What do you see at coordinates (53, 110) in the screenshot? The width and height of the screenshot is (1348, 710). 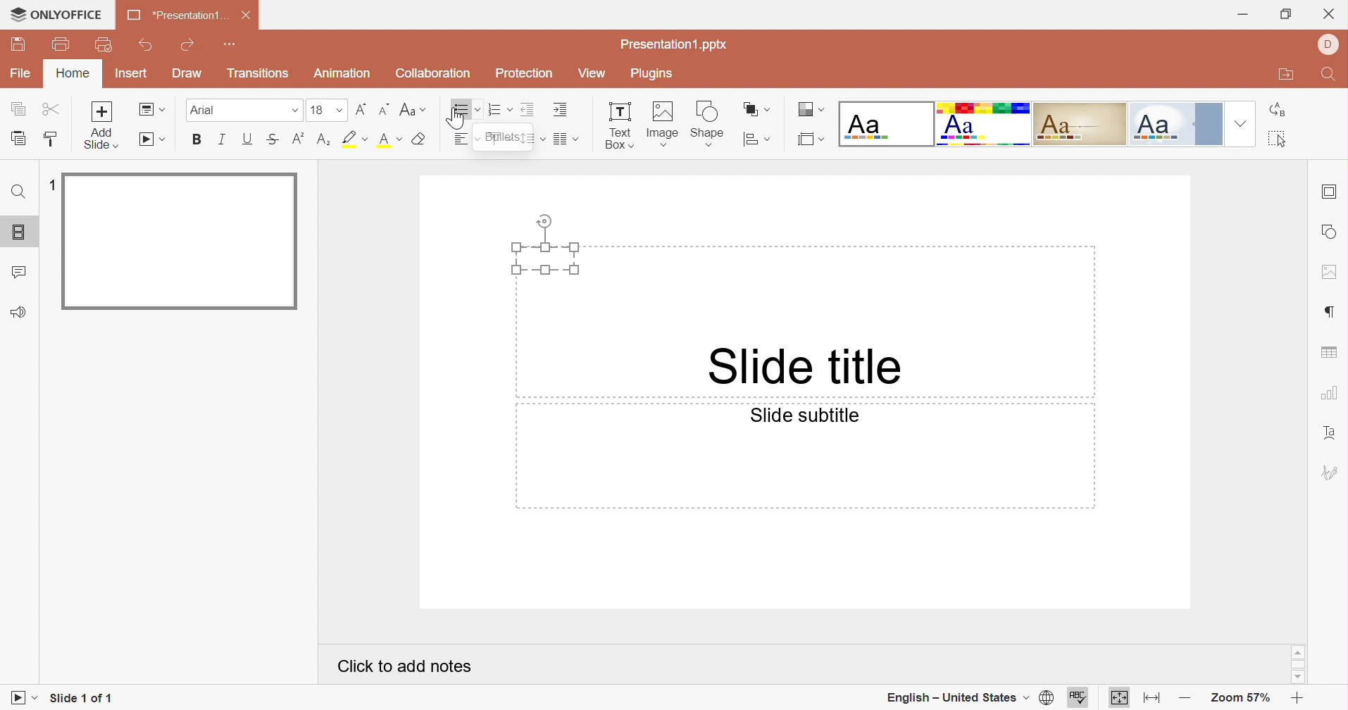 I see `Cut` at bounding box center [53, 110].